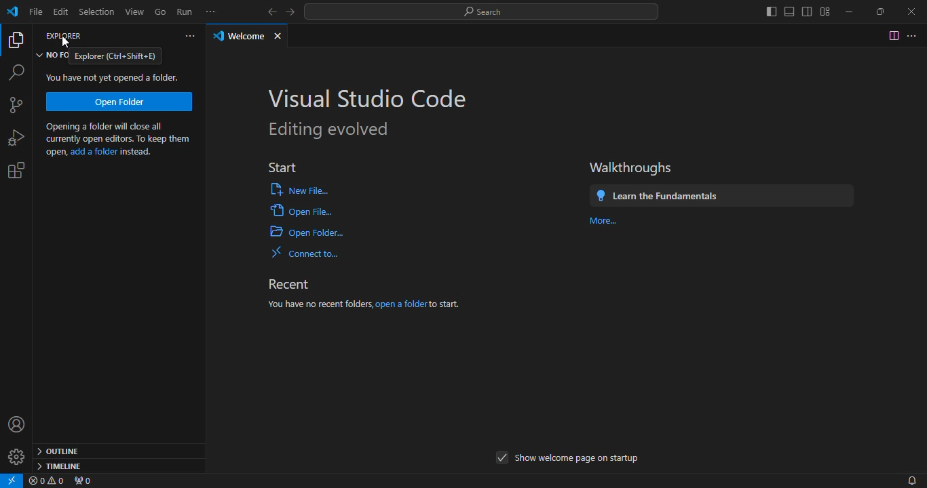 The image size is (927, 488). I want to click on new project, so click(18, 106).